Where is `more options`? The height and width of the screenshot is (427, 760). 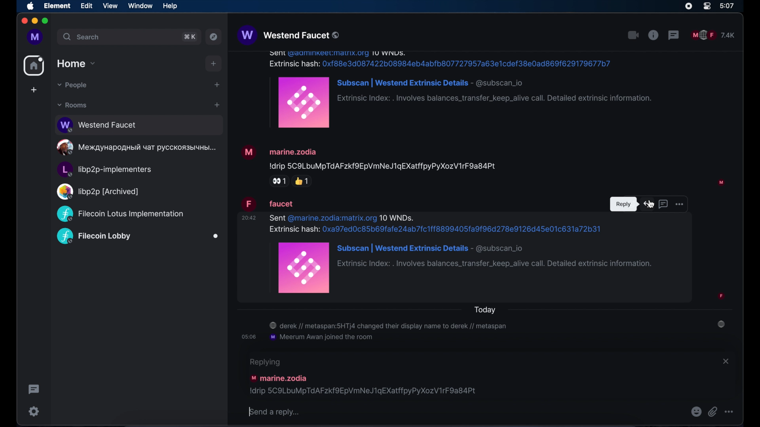 more options is located at coordinates (680, 203).